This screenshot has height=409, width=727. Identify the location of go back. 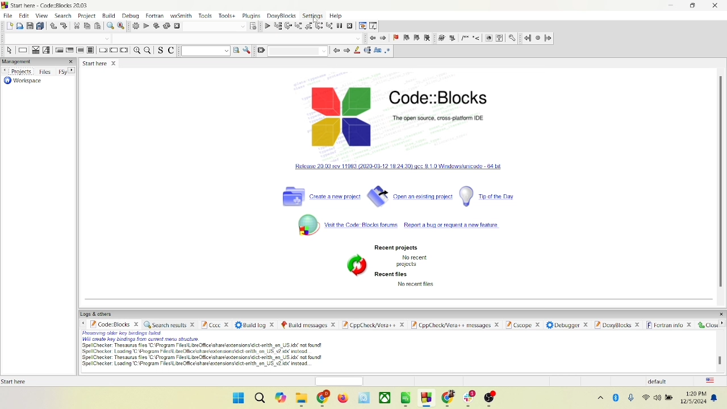
(371, 37).